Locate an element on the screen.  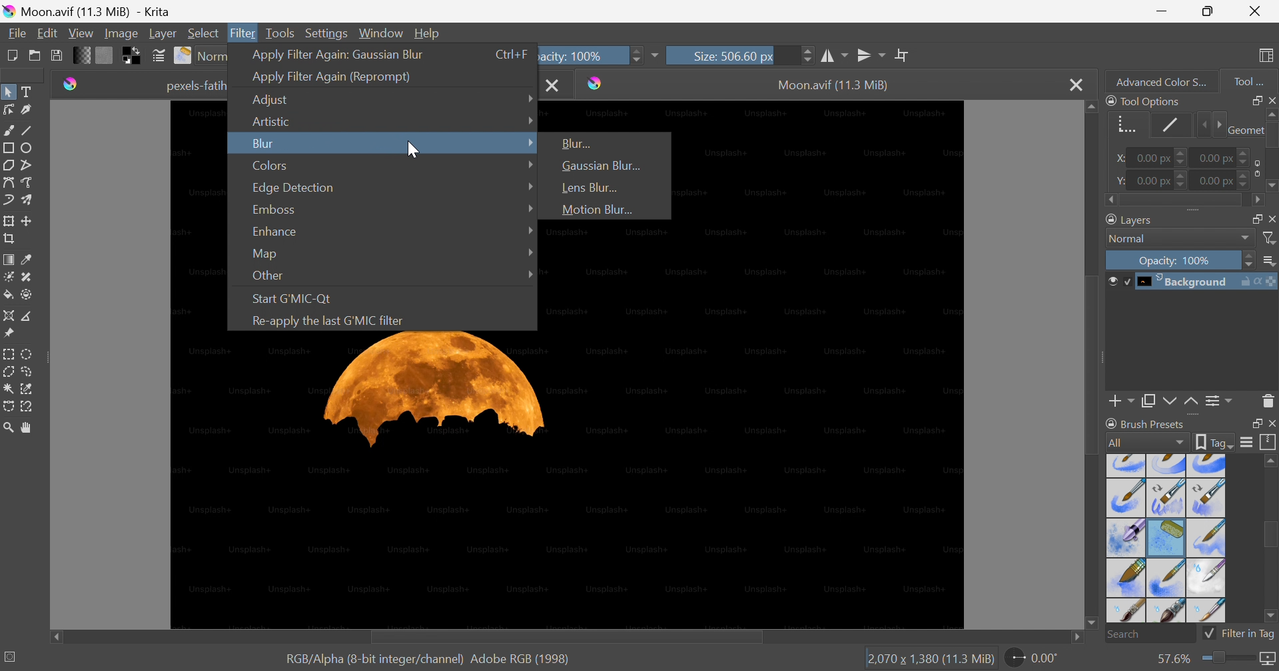
Motion Blur... is located at coordinates (598, 210).